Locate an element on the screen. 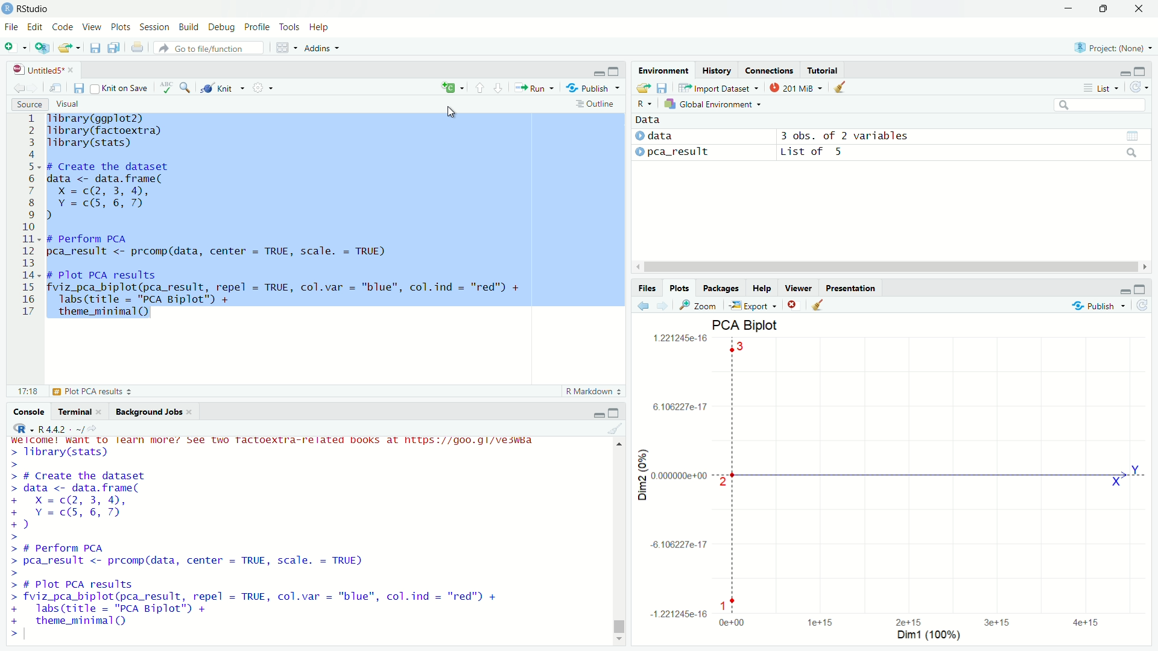 This screenshot has width=1158, height=651. Plots is located at coordinates (680, 288).